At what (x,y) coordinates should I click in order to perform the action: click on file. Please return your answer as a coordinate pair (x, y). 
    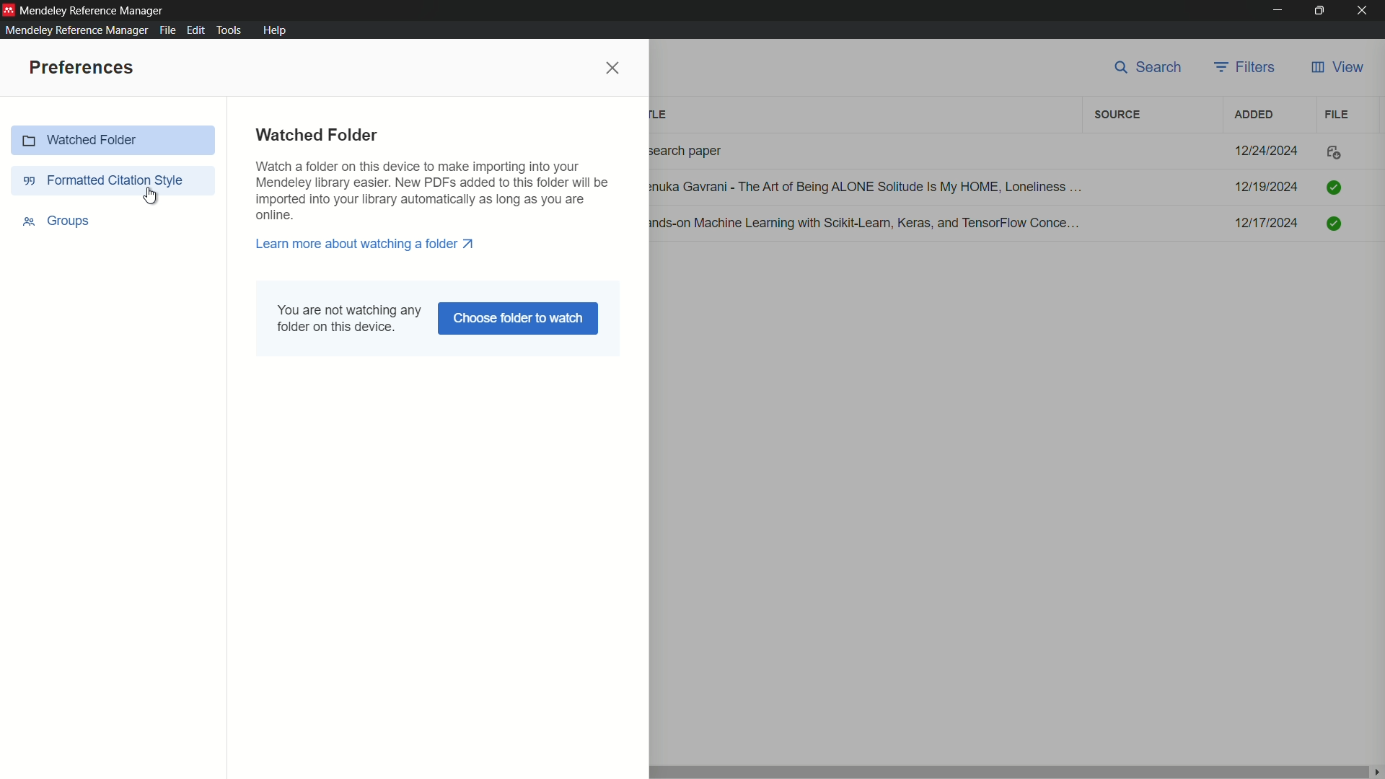
    Looking at the image, I should click on (1337, 114).